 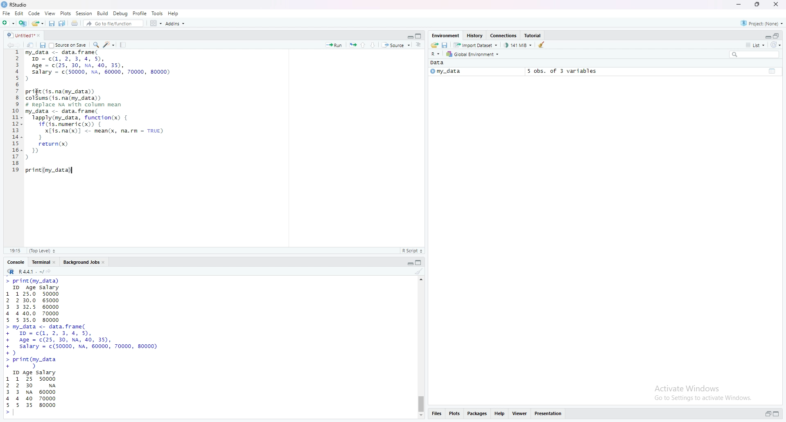 What do you see at coordinates (542, 45) in the screenshot?
I see `clear object from the workspace` at bounding box center [542, 45].